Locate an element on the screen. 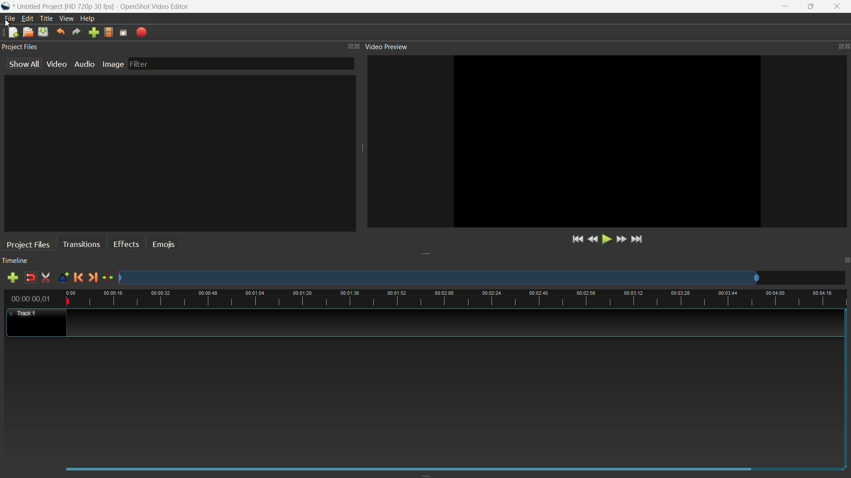  export is located at coordinates (141, 33).